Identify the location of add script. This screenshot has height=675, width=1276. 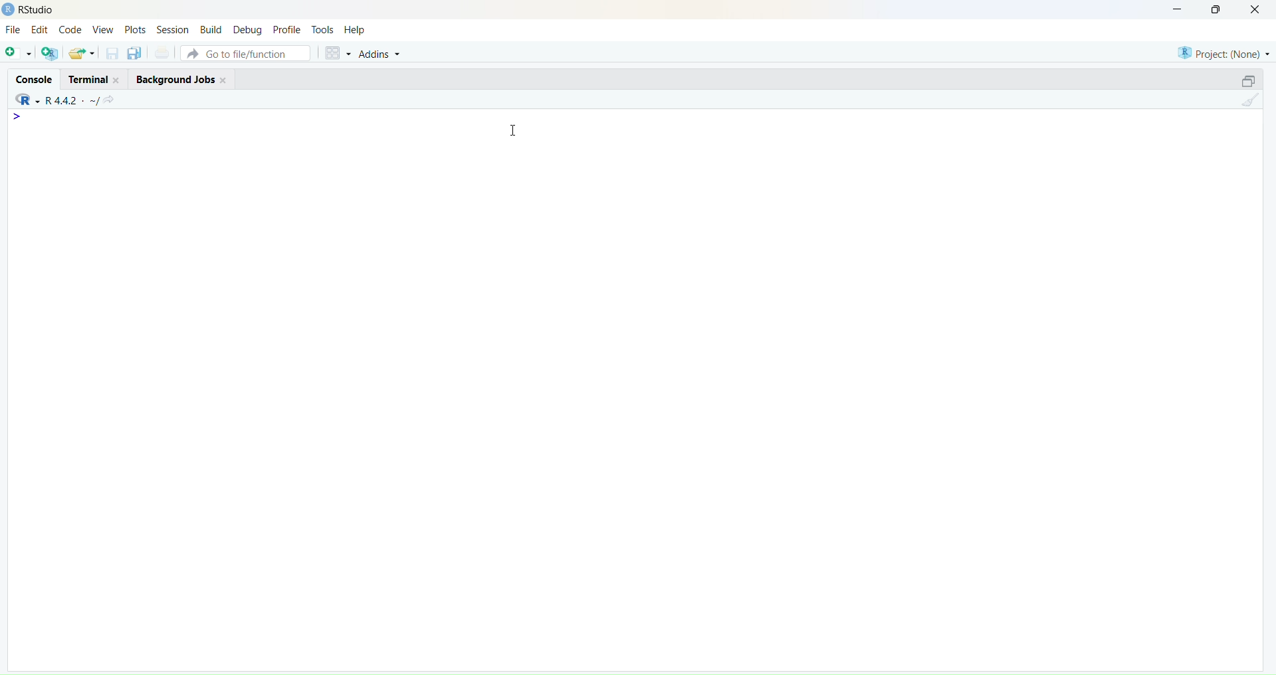
(17, 54).